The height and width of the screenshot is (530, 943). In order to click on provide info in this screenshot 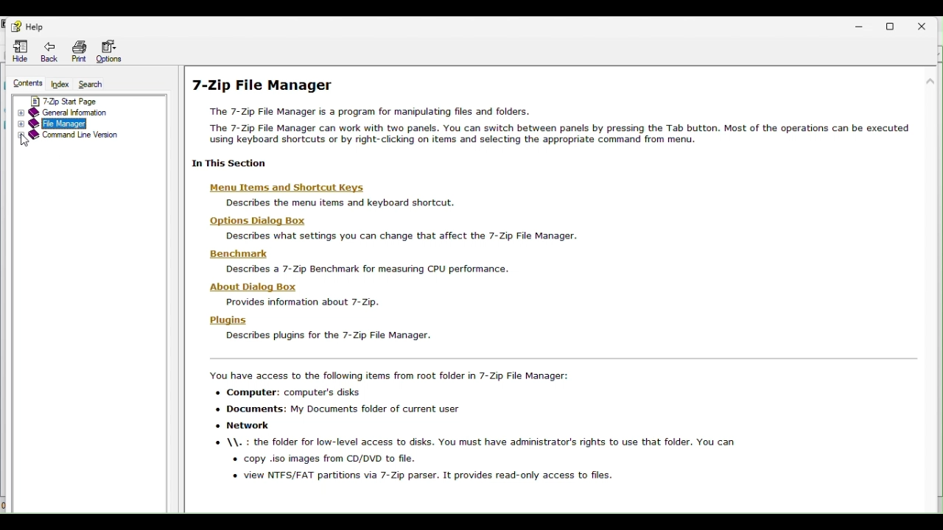, I will do `click(300, 303)`.